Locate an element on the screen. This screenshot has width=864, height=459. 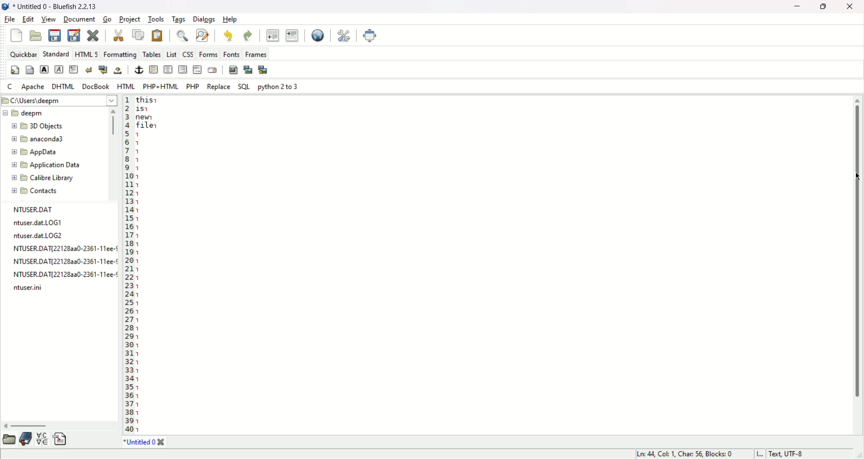
HTML comment is located at coordinates (197, 69).